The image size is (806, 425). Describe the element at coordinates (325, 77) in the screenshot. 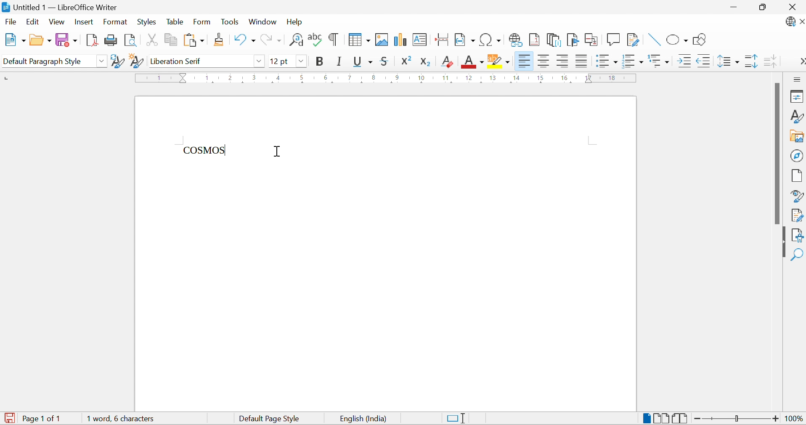

I see `6` at that location.